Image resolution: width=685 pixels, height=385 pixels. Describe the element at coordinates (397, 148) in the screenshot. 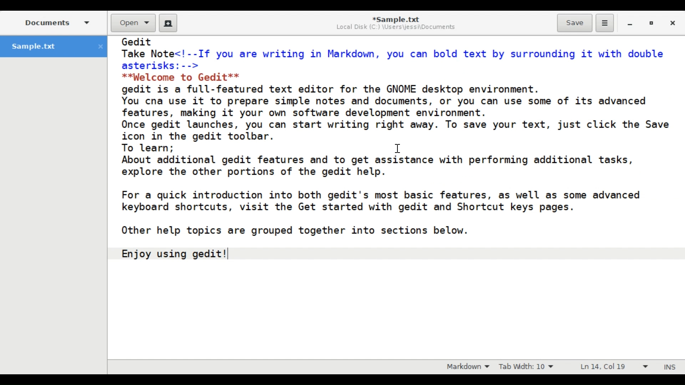

I see `Cursor` at that location.